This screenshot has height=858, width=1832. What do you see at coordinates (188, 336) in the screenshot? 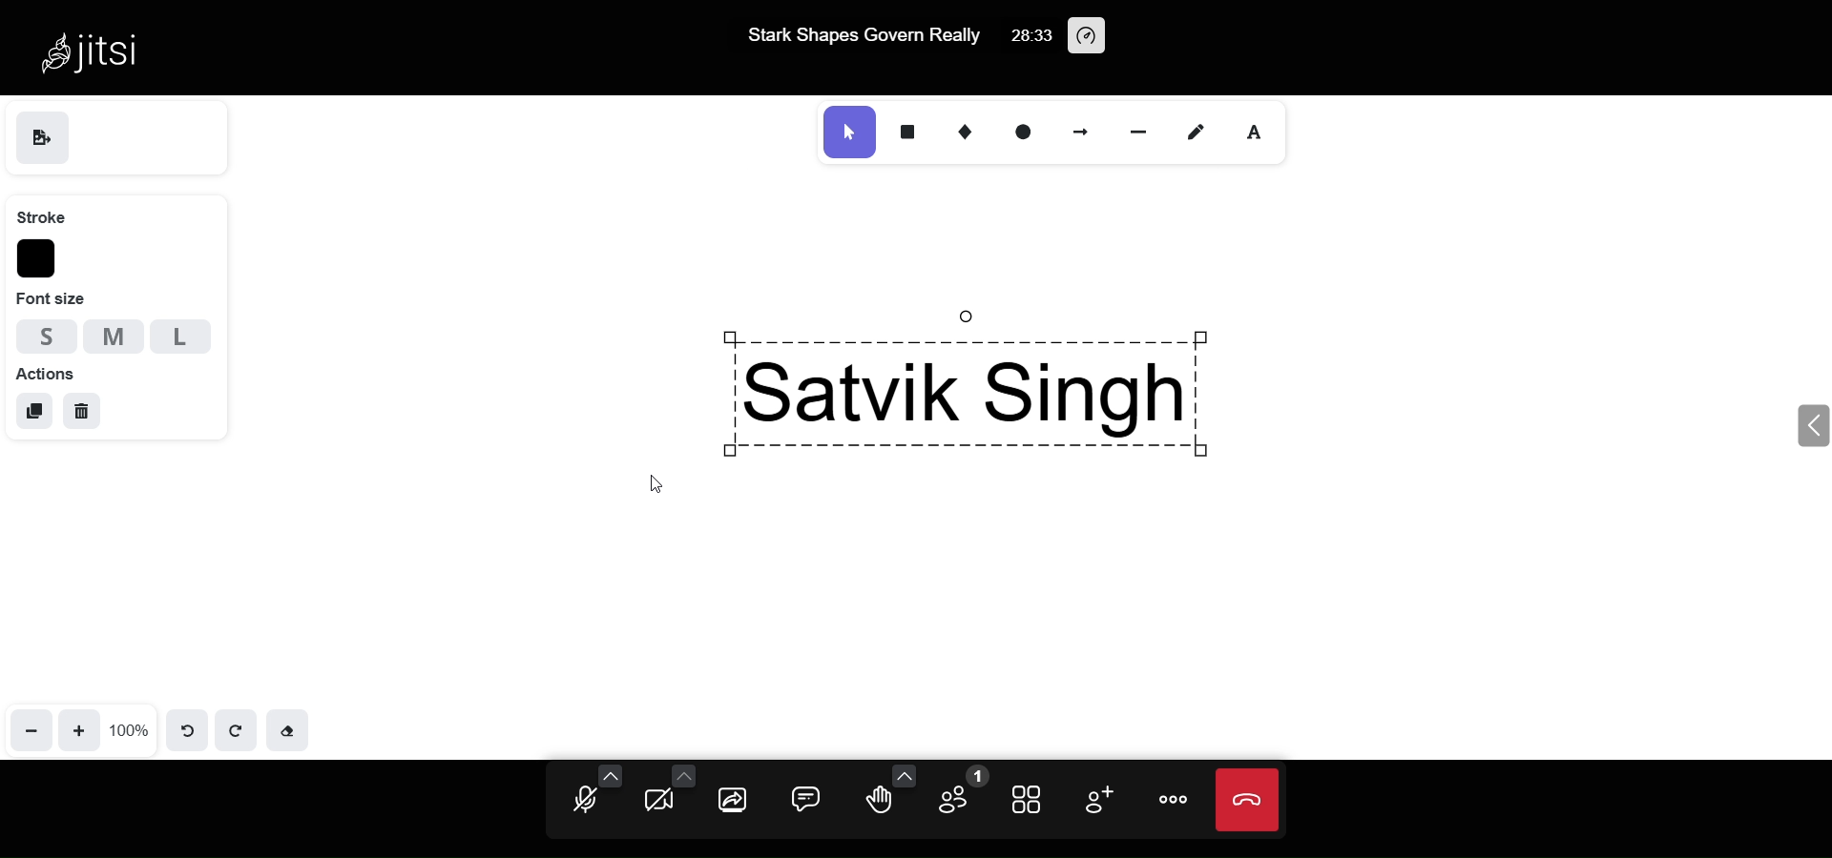
I see `Large` at bounding box center [188, 336].